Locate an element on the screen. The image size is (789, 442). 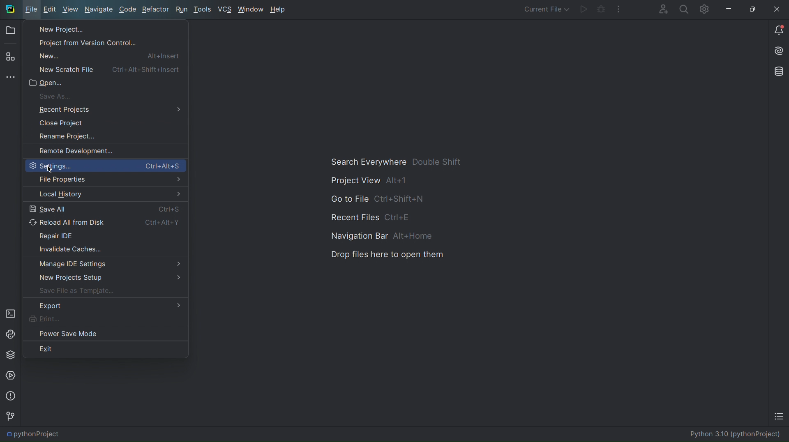
Problems is located at coordinates (11, 396).